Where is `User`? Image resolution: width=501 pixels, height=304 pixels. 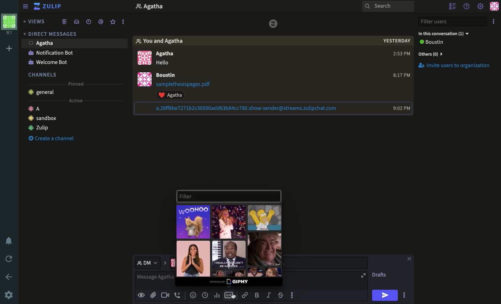
User is located at coordinates (170, 75).